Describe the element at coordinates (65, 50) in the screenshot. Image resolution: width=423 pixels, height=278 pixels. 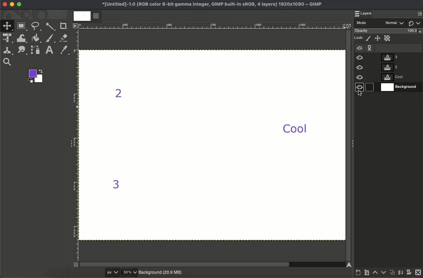
I see `Color picker` at that location.